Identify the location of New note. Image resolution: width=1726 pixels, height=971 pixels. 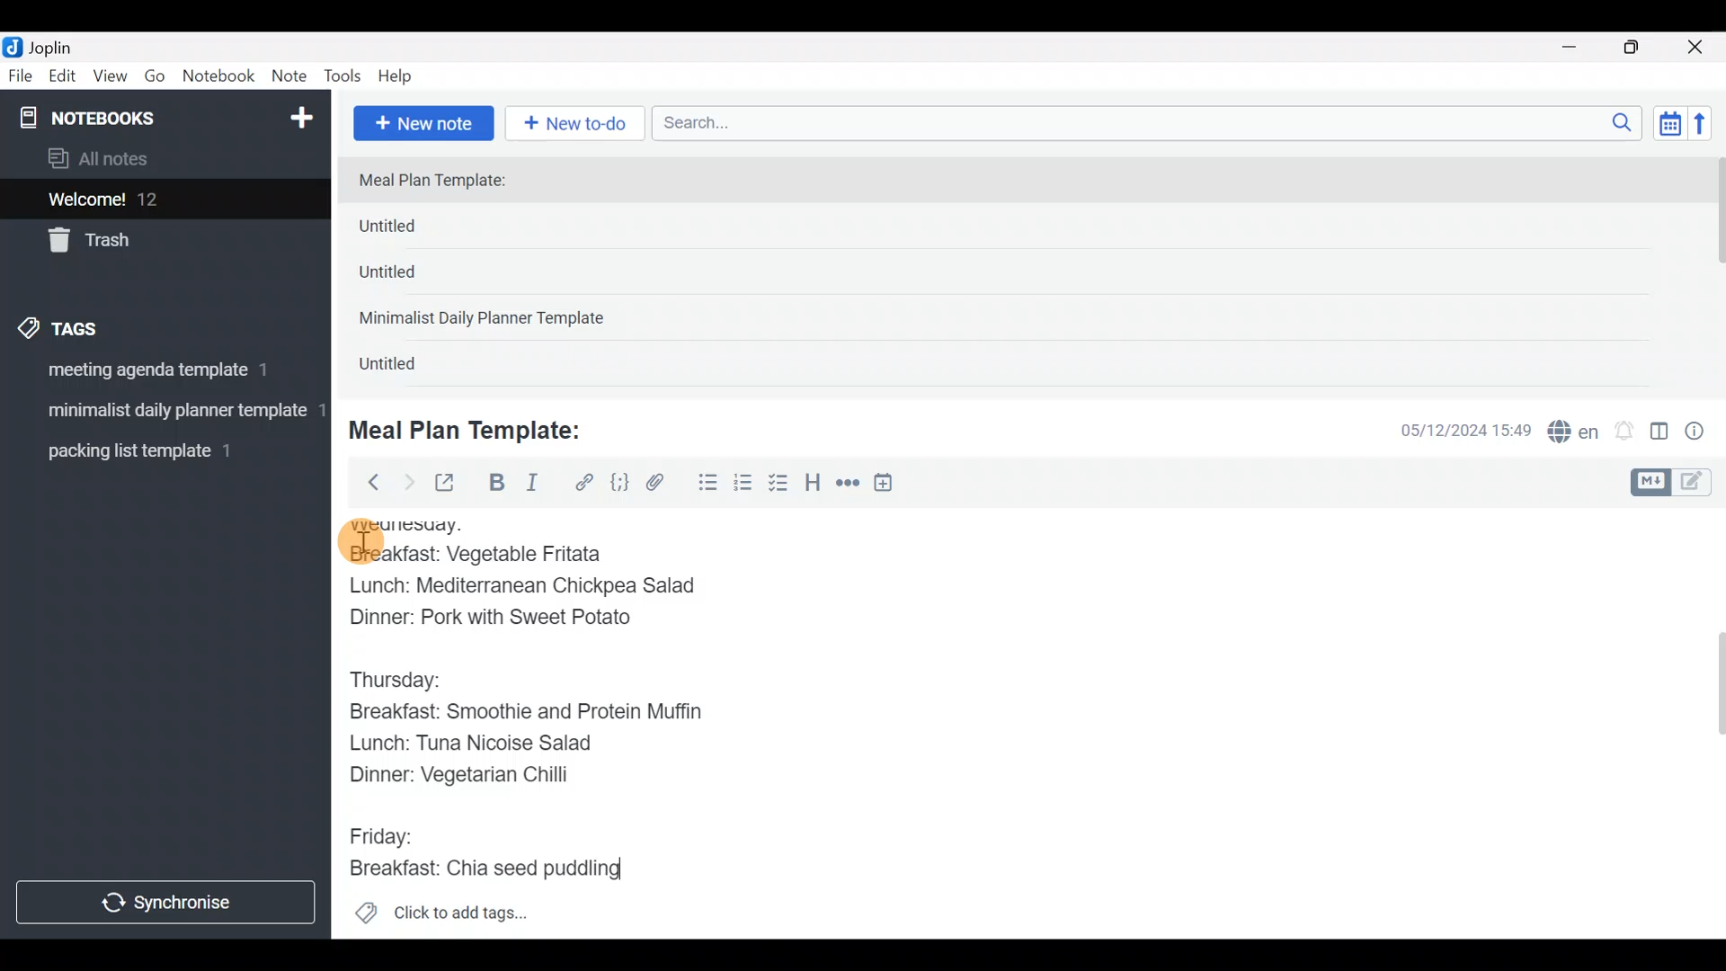
(422, 121).